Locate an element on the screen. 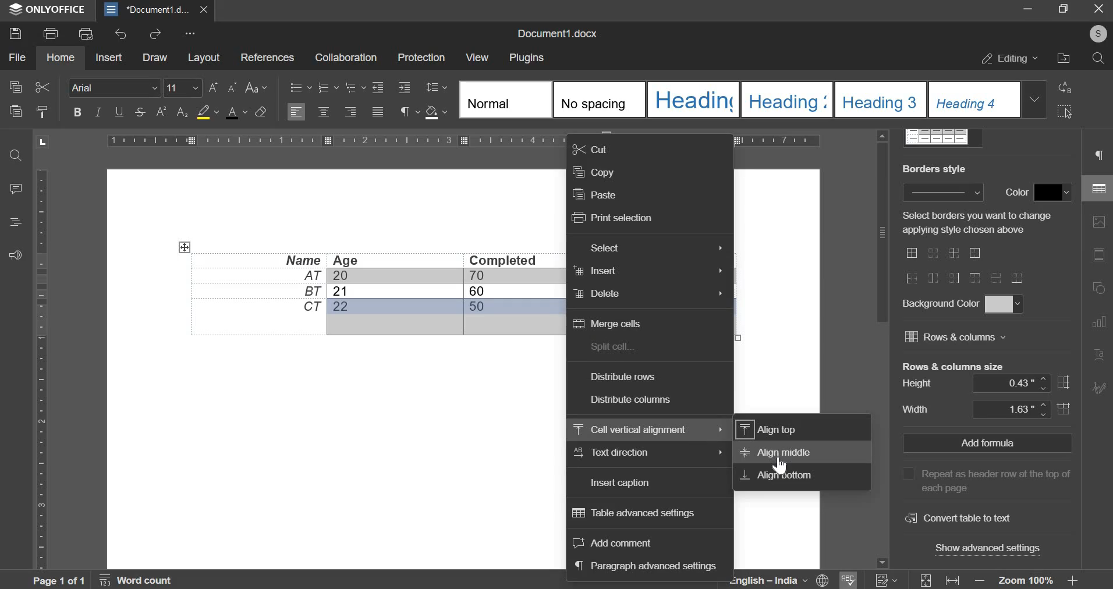 This screenshot has width=1113, height=589. align right is located at coordinates (350, 112).